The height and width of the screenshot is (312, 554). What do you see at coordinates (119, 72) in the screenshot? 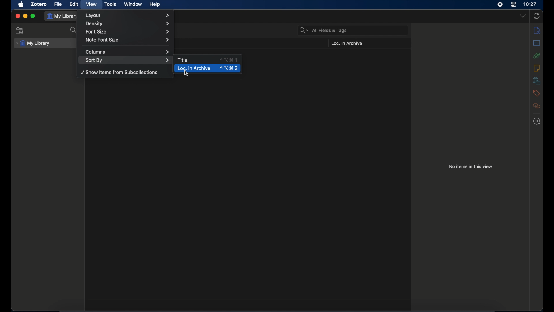
I see `show items from subcollections` at bounding box center [119, 72].